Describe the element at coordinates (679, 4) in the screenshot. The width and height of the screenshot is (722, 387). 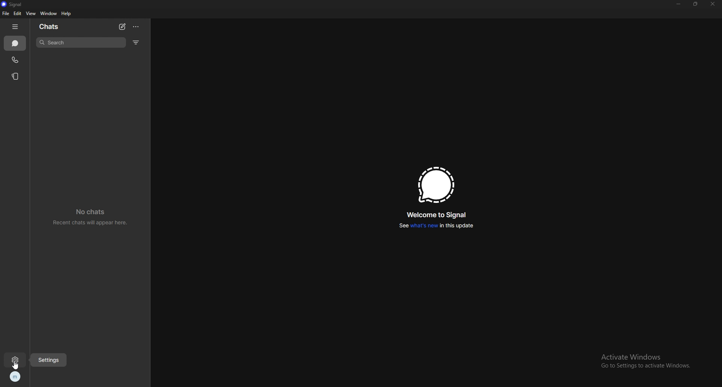
I see `minimize` at that location.